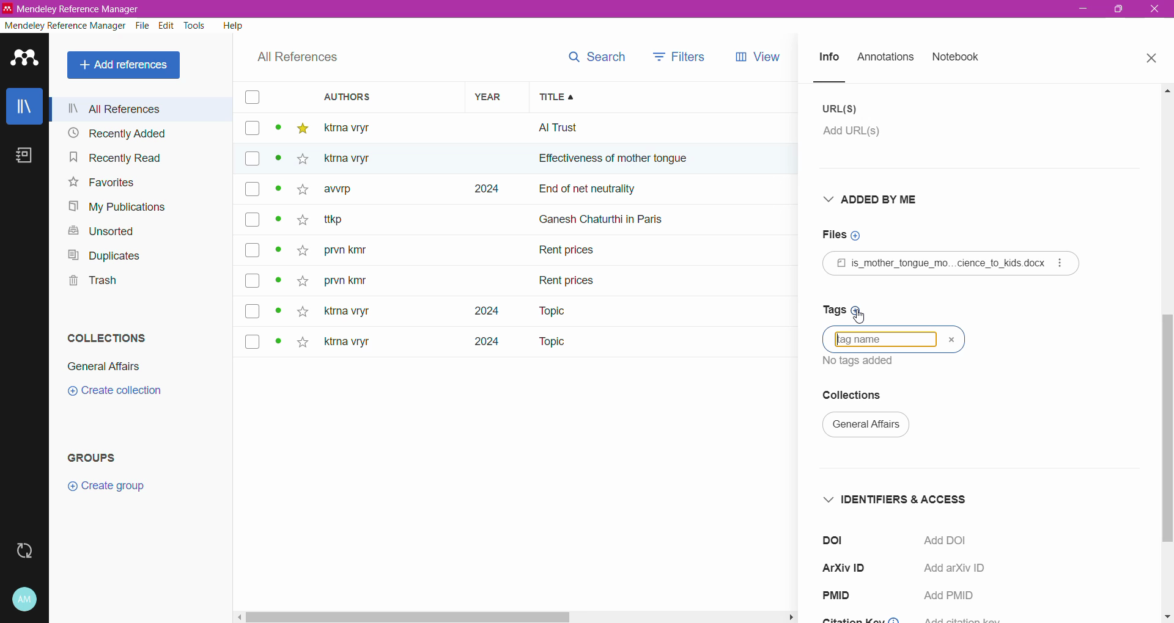 The height and width of the screenshot is (623, 1174). Describe the element at coordinates (102, 183) in the screenshot. I see `Favorites` at that location.